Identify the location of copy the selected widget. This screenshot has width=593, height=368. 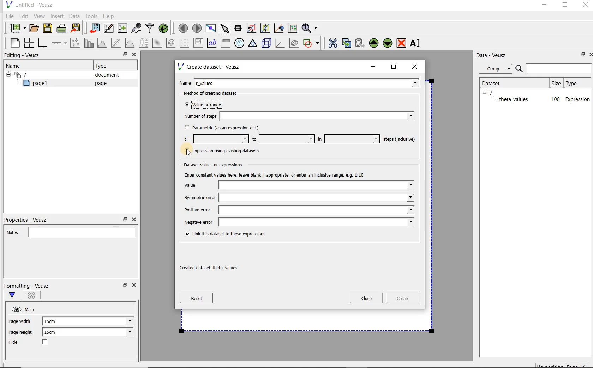
(347, 43).